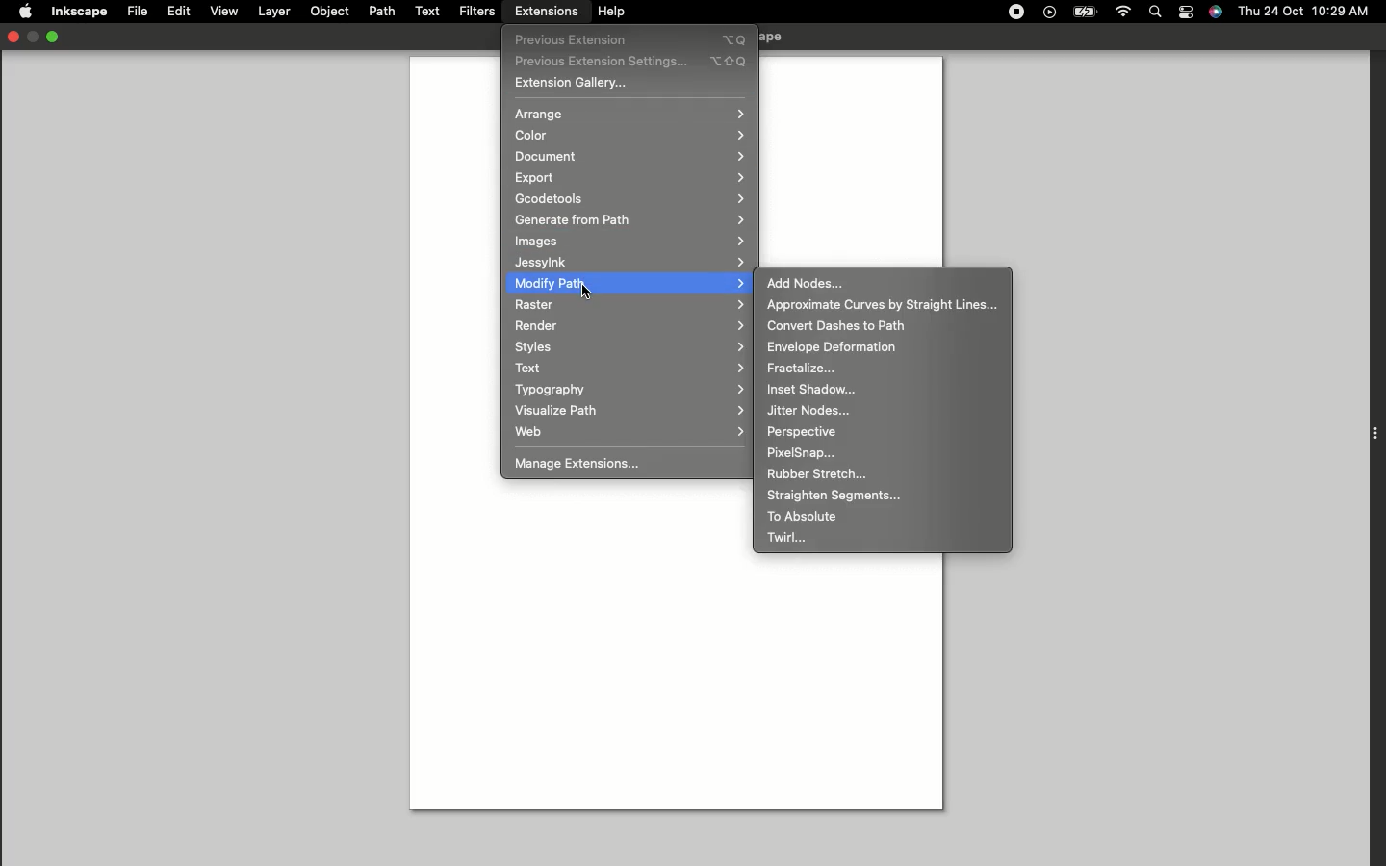 This screenshot has height=866, width=1386. I want to click on Raster, so click(629, 306).